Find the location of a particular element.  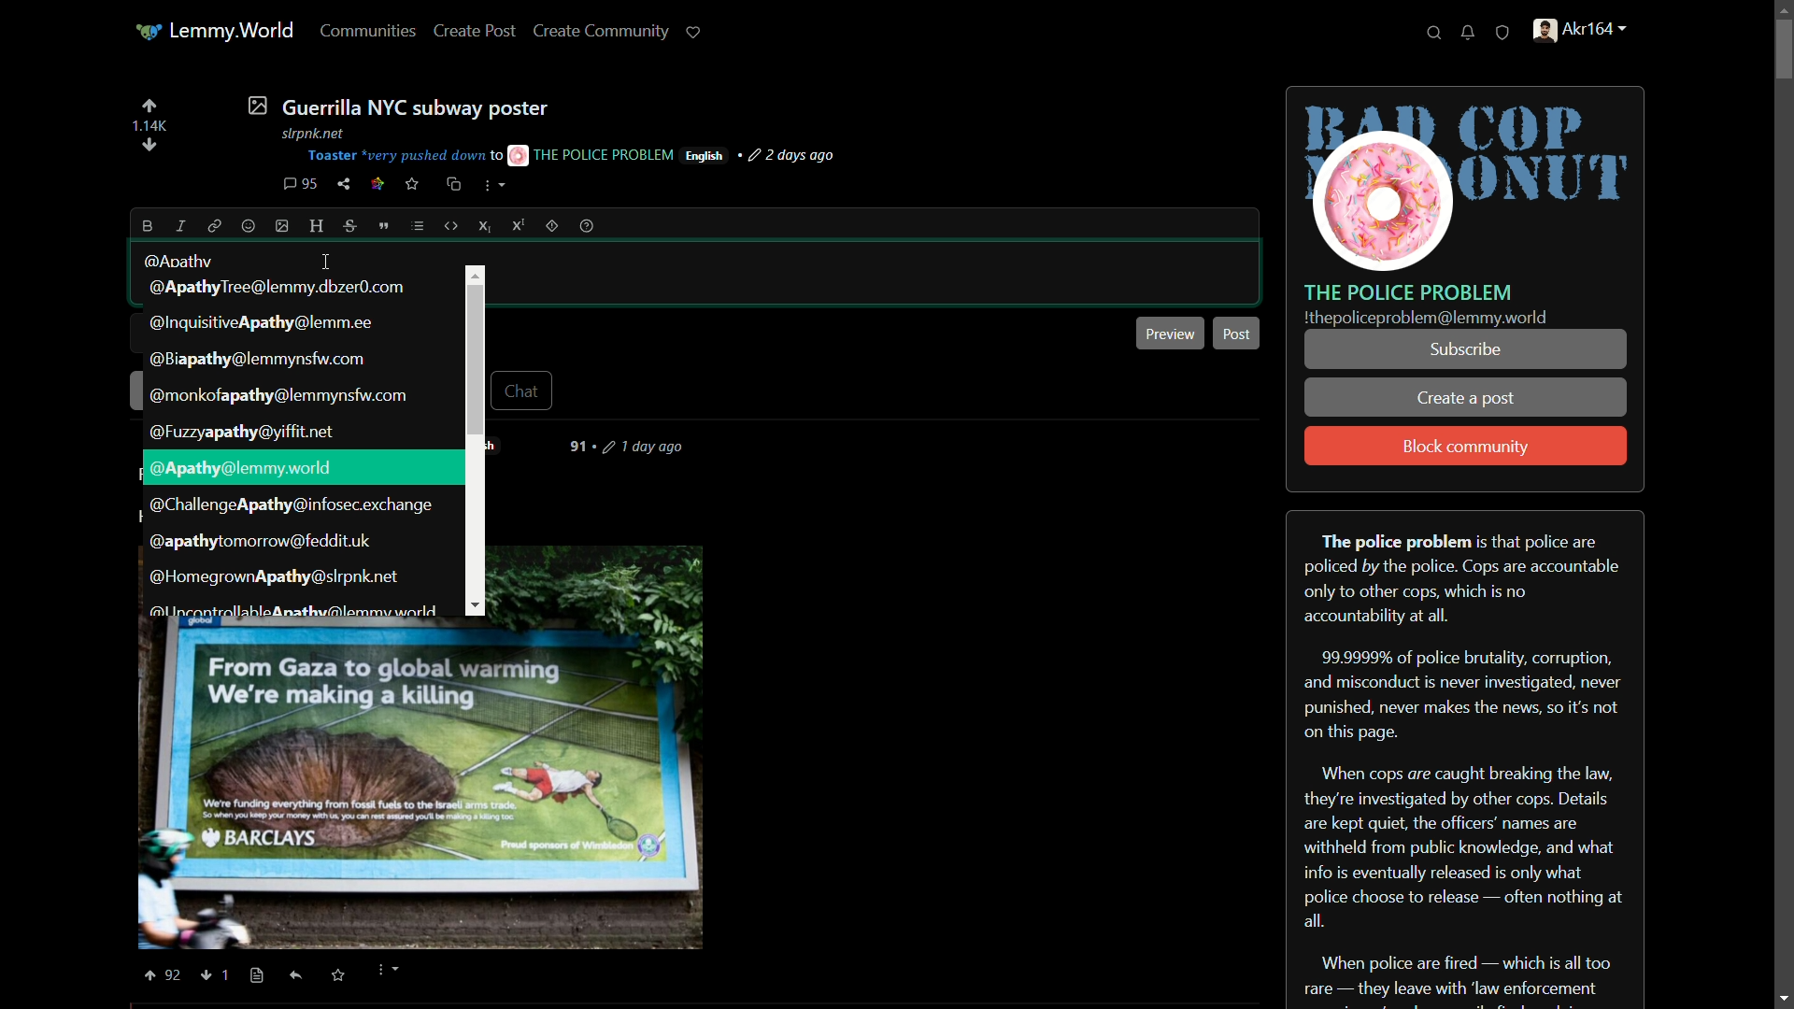

subscript is located at coordinates (487, 226).